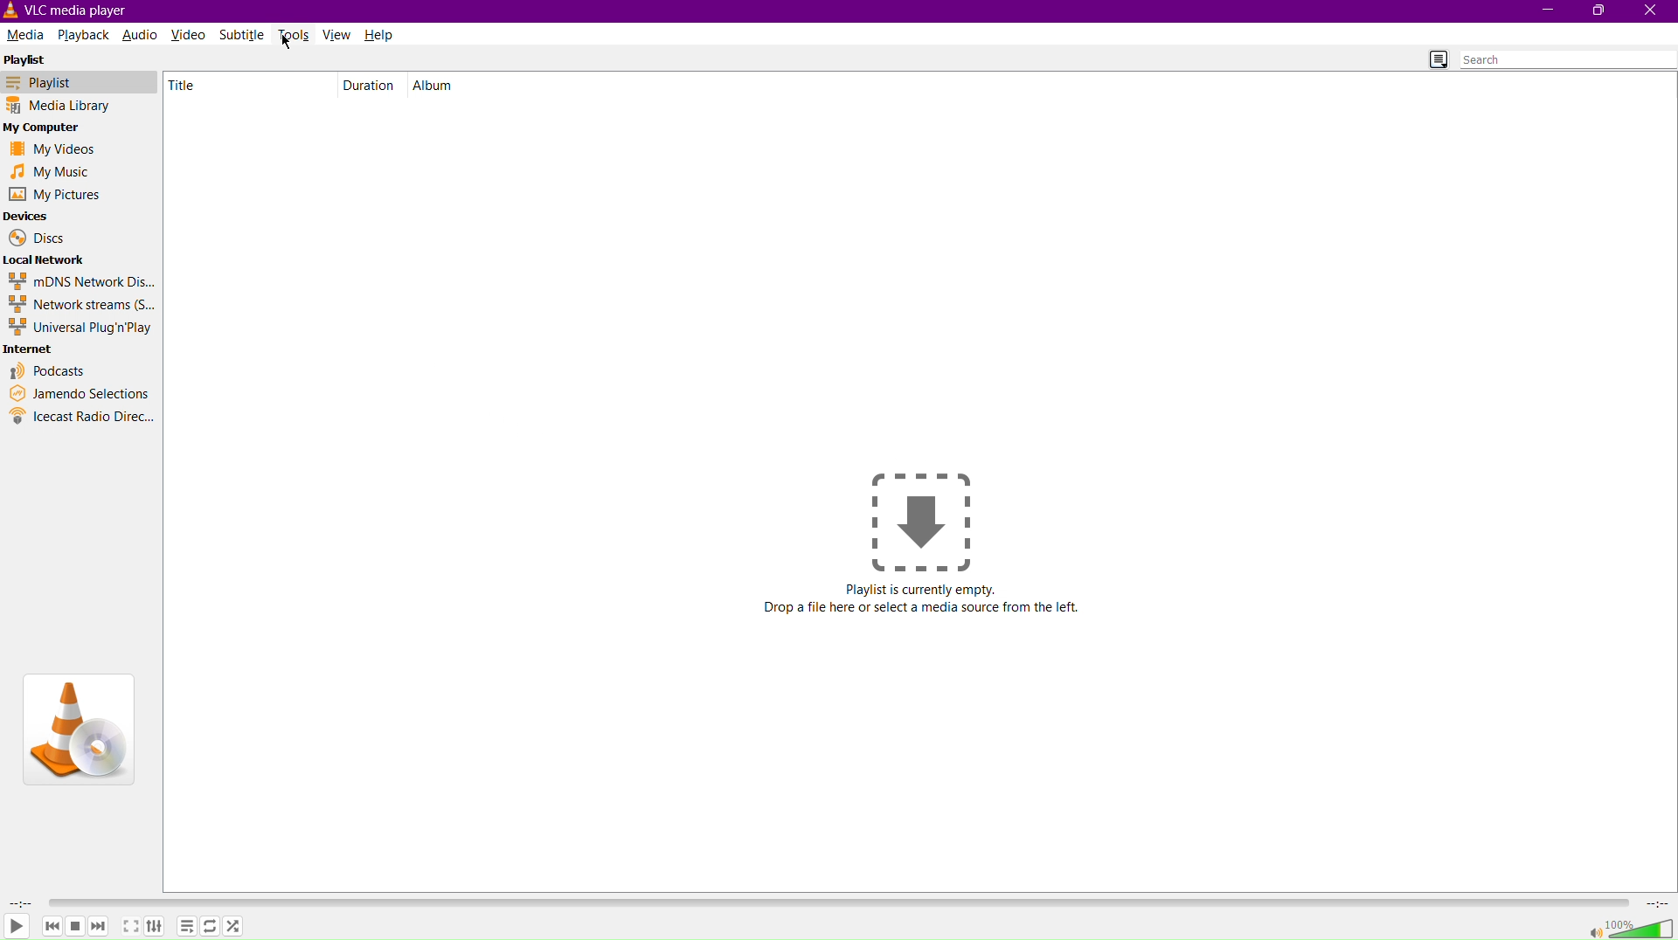 The width and height of the screenshot is (1678, 940). I want to click on Timeline, so click(846, 898).